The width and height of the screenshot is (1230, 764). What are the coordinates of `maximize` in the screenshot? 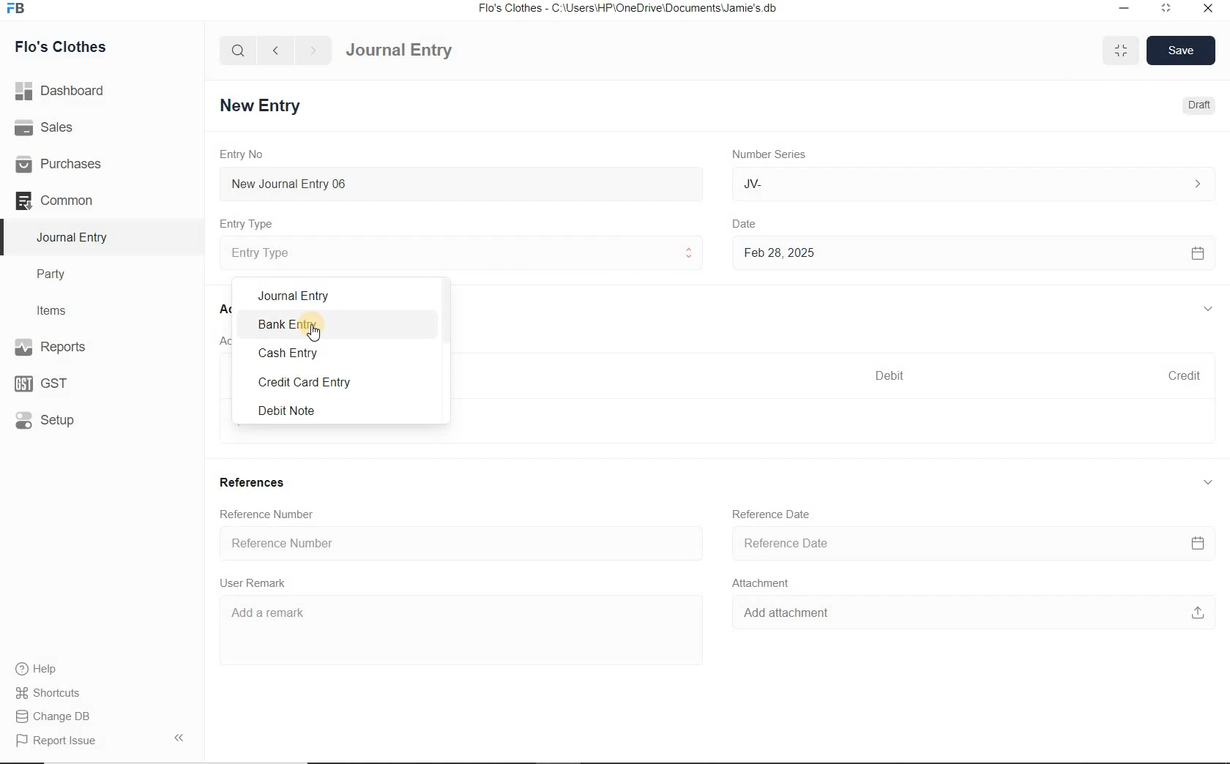 It's located at (1166, 7).